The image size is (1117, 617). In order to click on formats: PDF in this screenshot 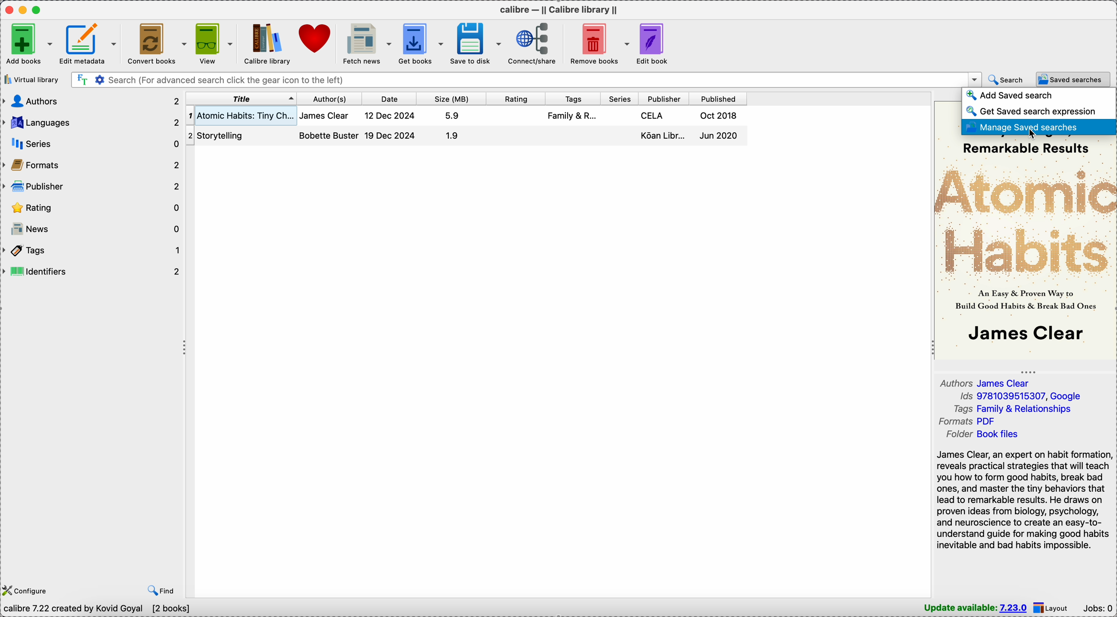, I will do `click(970, 421)`.